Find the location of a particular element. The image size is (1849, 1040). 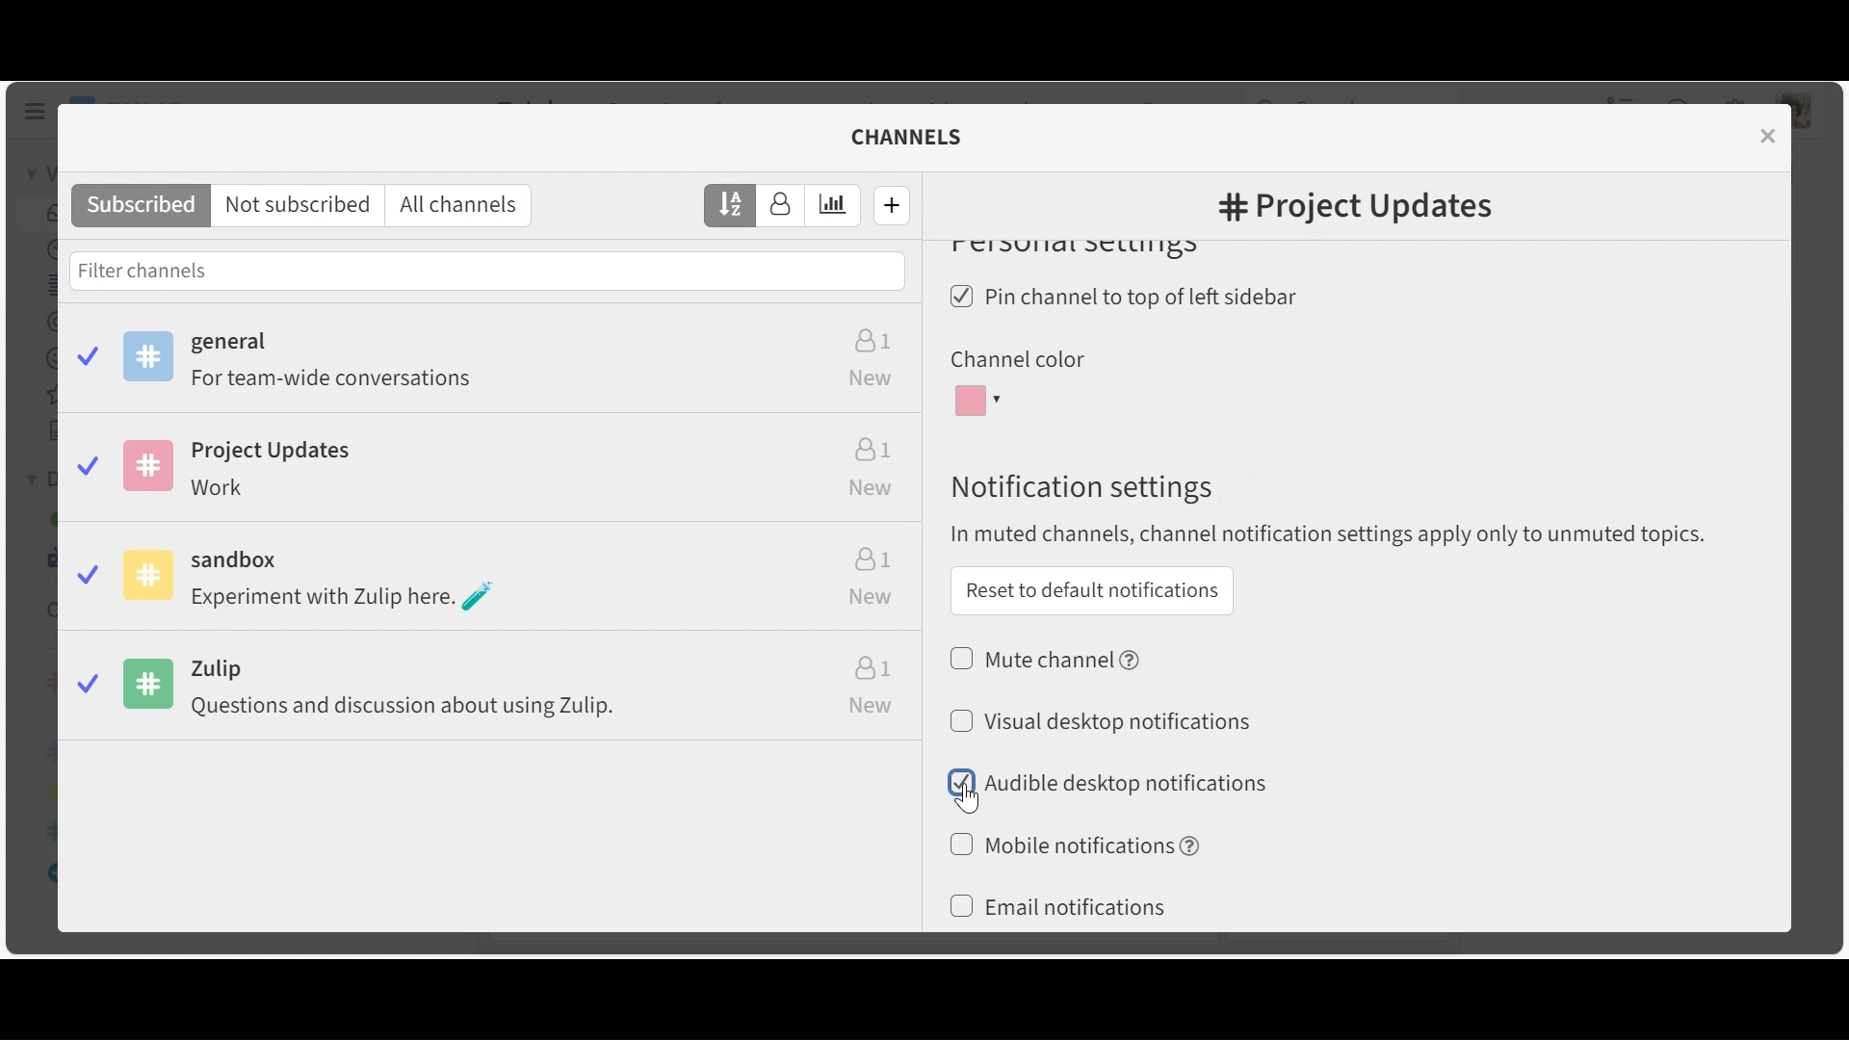

Channel color is located at coordinates (1016, 360).